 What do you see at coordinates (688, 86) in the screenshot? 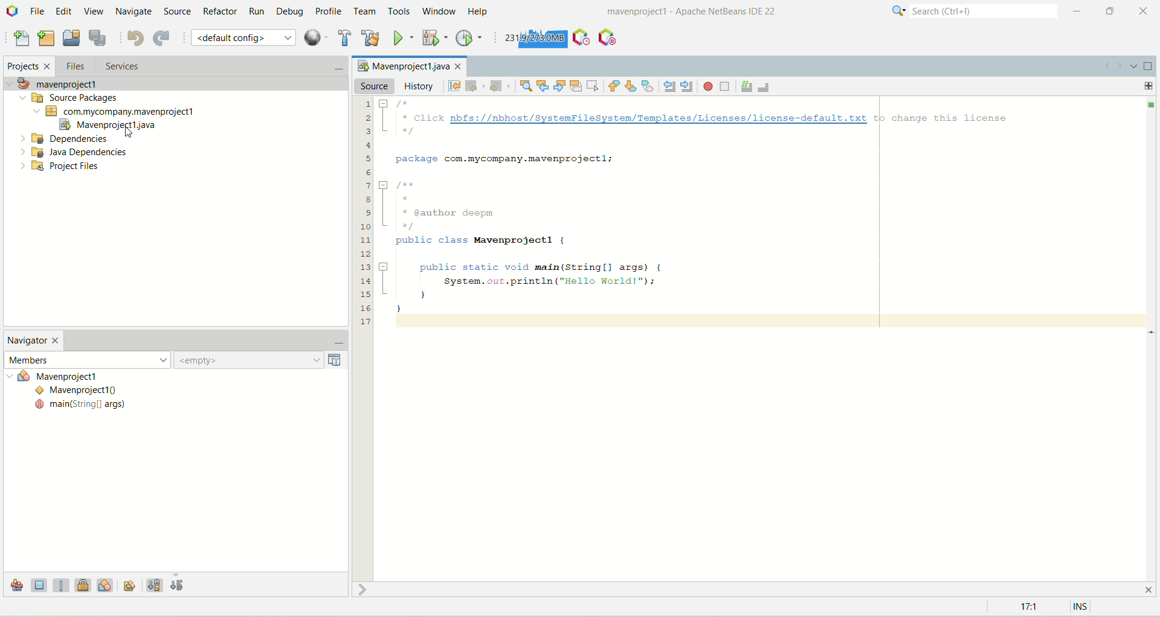
I see `shift line right` at bounding box center [688, 86].